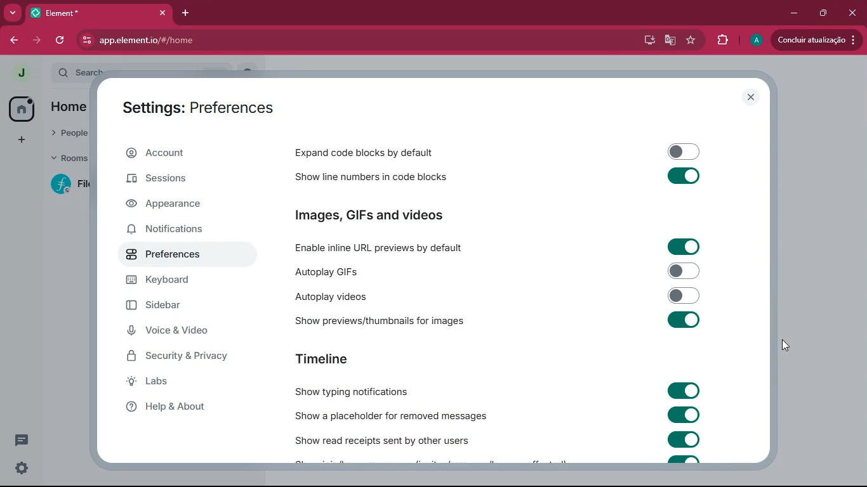 This screenshot has height=487, width=867. Describe the element at coordinates (824, 13) in the screenshot. I see `maximize` at that location.